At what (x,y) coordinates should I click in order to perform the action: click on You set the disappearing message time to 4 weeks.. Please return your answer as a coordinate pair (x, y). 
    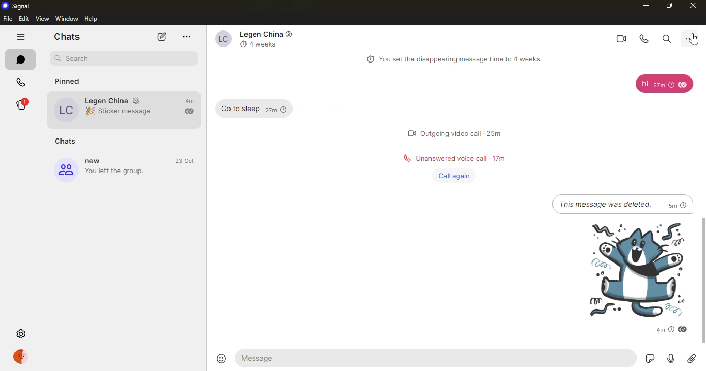
    Looking at the image, I should click on (465, 59).